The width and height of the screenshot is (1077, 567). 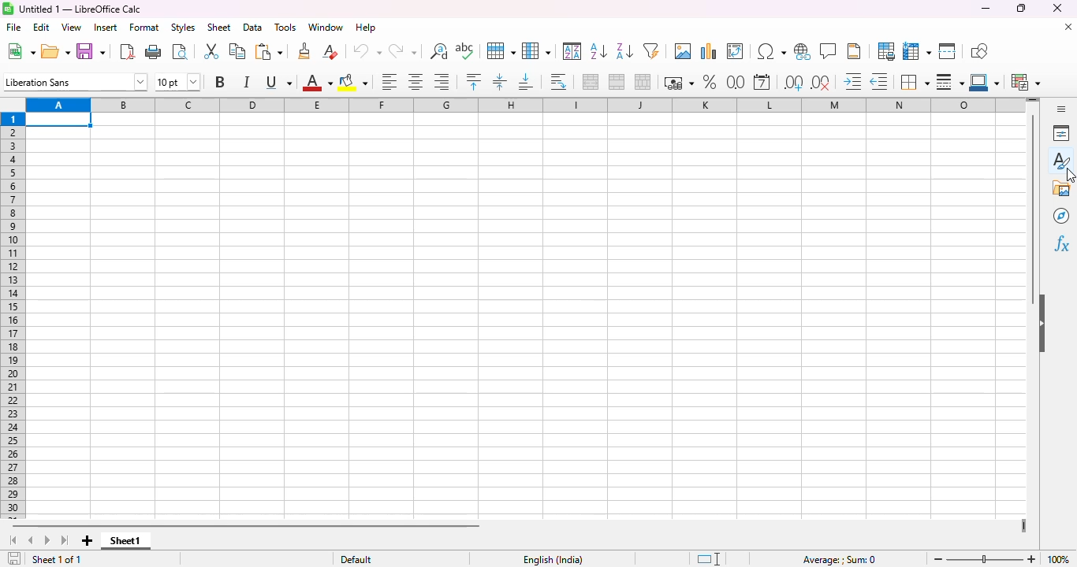 I want to click on data, so click(x=253, y=28).